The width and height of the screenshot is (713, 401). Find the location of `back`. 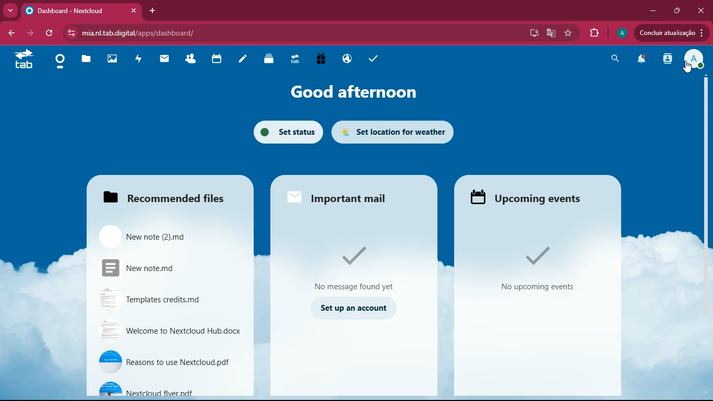

back is located at coordinates (9, 32).